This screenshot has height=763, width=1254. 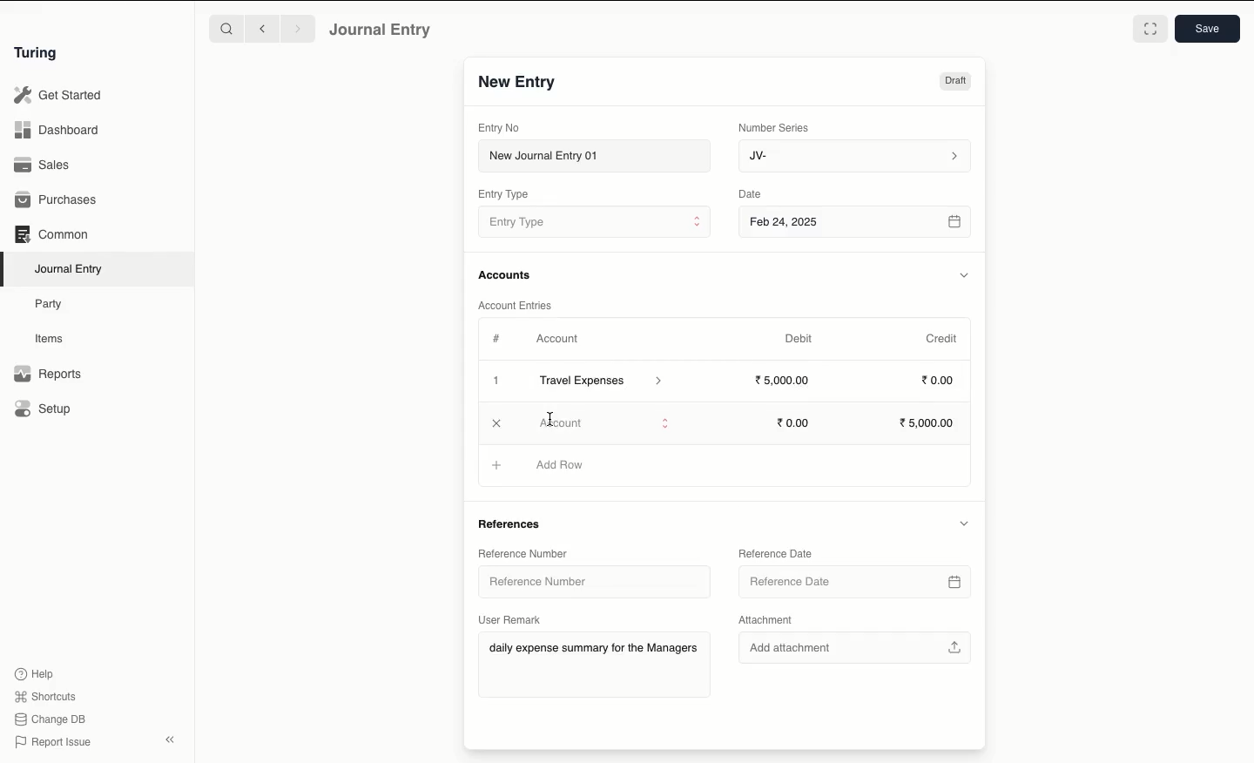 What do you see at coordinates (506, 275) in the screenshot?
I see `Accounts` at bounding box center [506, 275].